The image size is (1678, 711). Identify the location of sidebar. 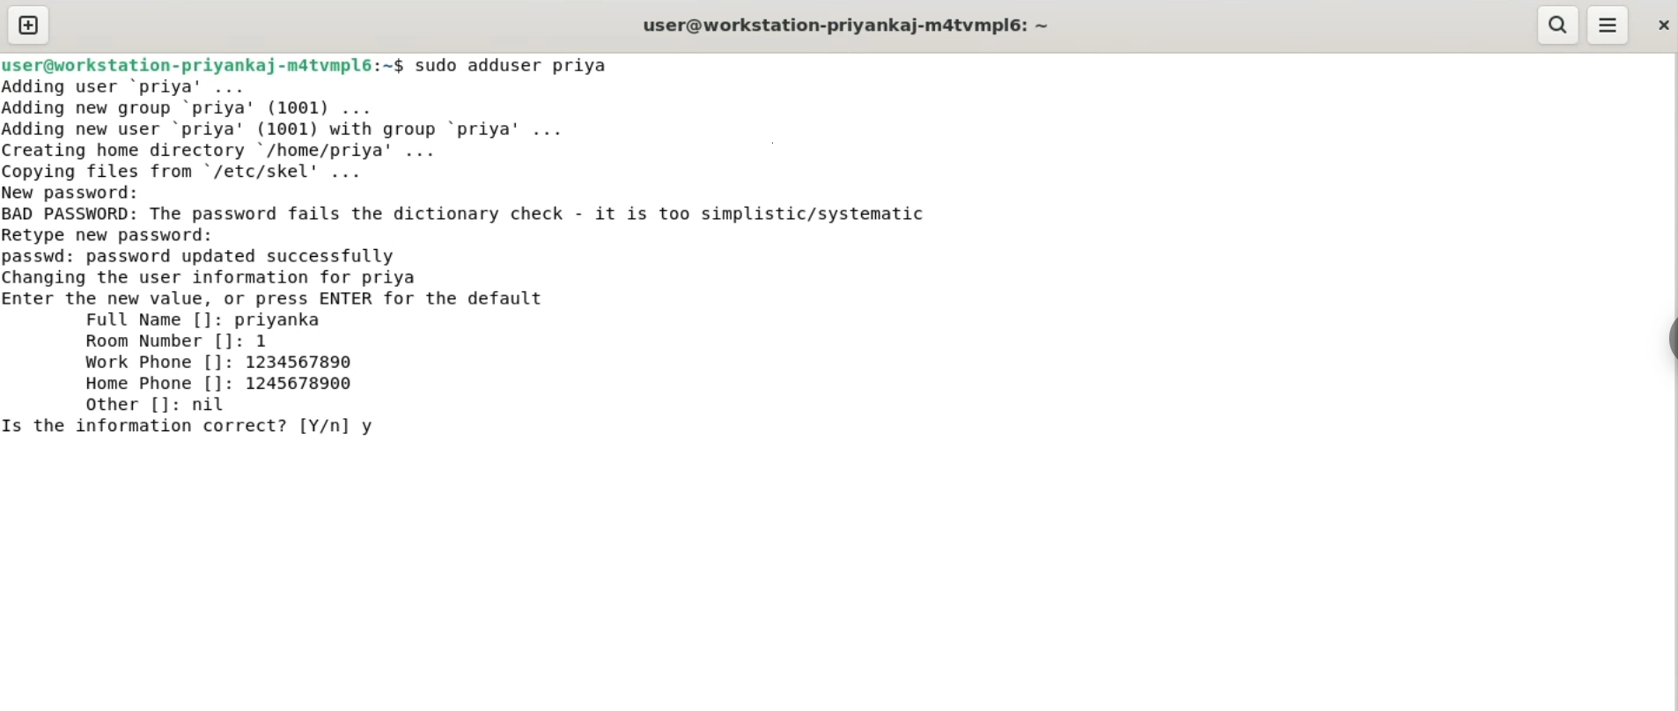
(1669, 340).